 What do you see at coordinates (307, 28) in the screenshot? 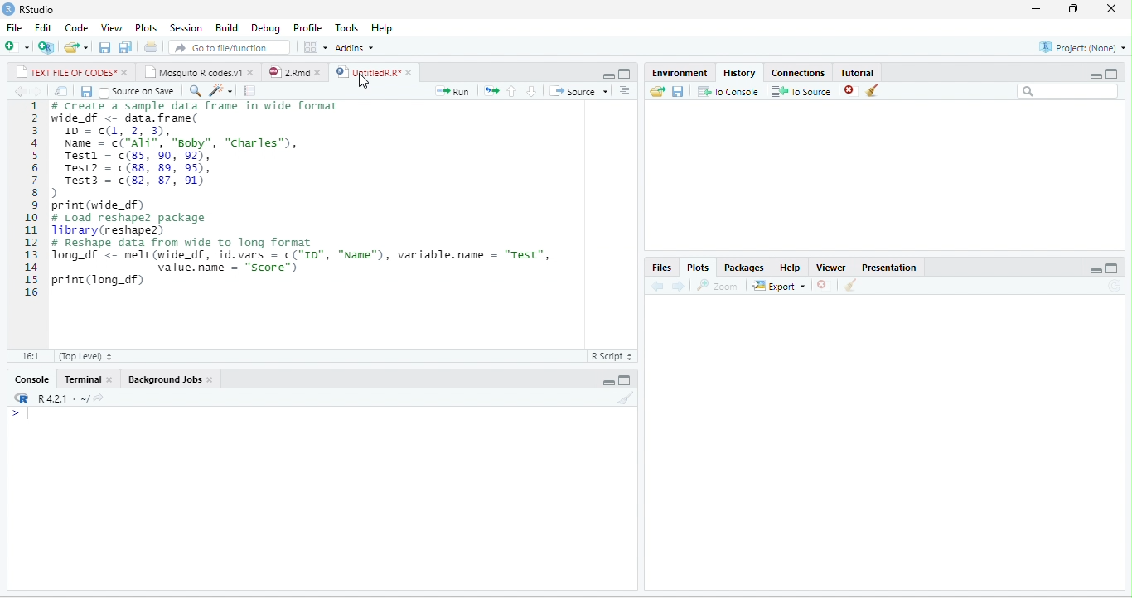
I see `Profile` at bounding box center [307, 28].